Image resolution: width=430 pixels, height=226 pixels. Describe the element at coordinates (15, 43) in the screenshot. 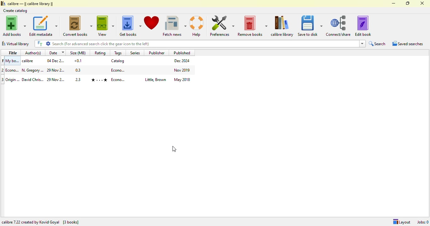

I see `virtual library` at that location.